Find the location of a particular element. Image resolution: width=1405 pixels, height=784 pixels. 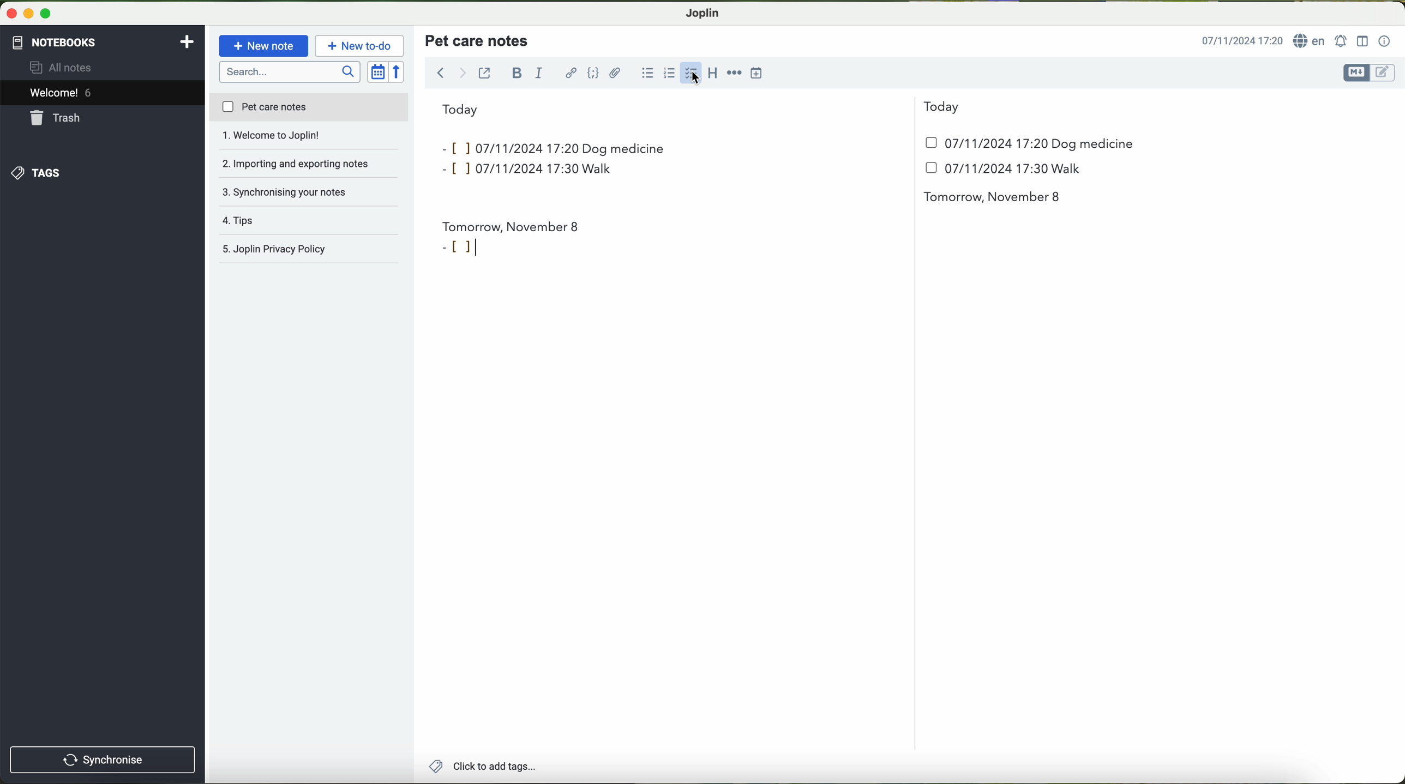

toggle editor layout is located at coordinates (1363, 40).